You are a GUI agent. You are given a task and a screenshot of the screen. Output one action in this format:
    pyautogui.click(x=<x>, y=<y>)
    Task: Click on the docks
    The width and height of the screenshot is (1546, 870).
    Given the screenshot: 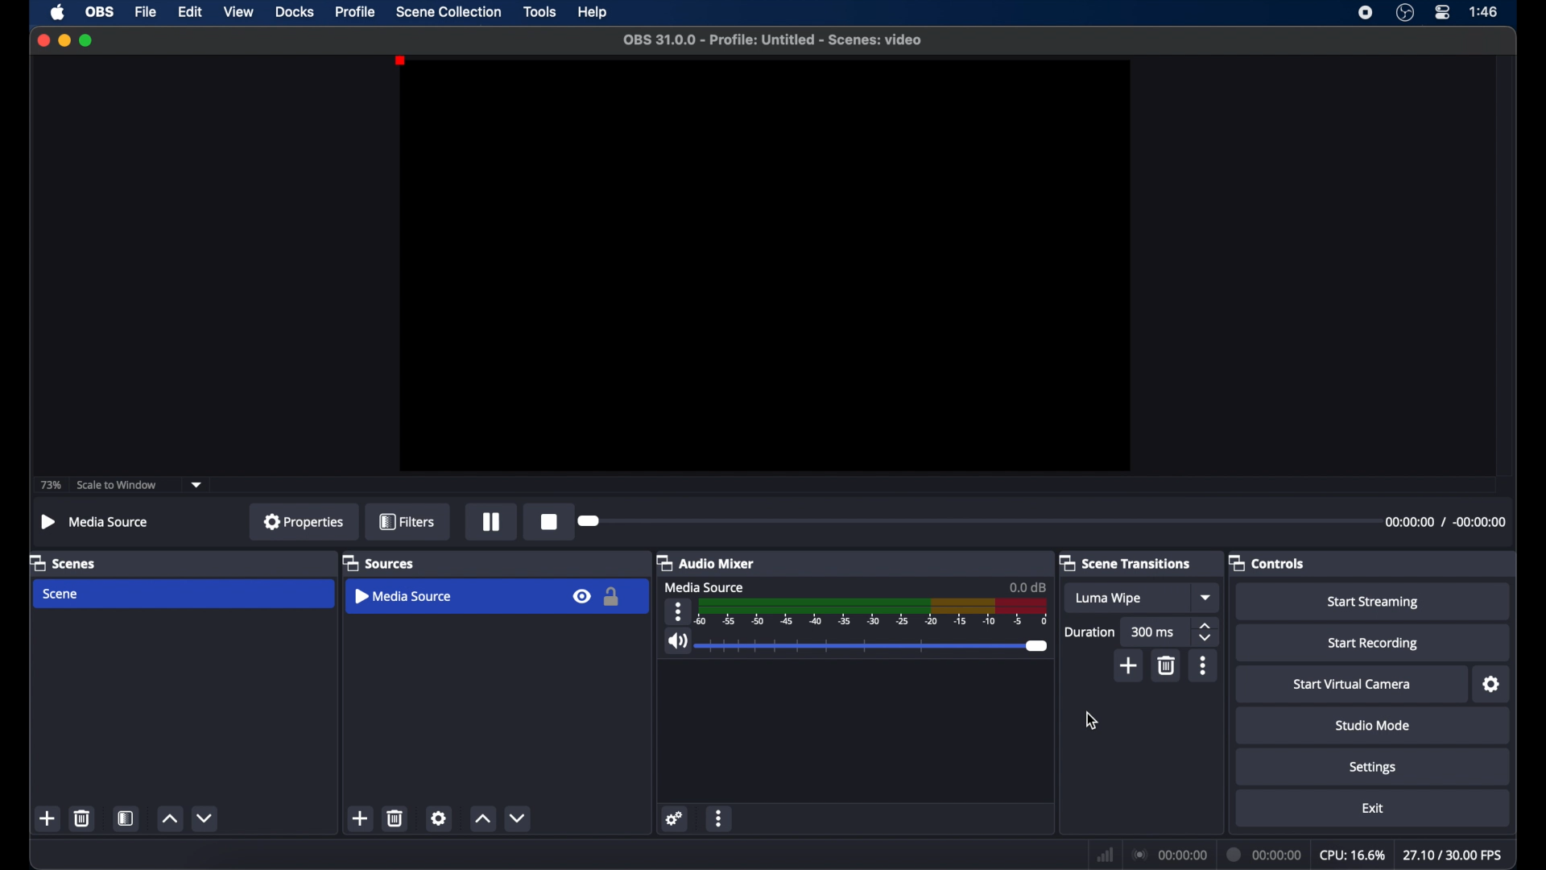 What is the action you would take?
    pyautogui.click(x=296, y=12)
    